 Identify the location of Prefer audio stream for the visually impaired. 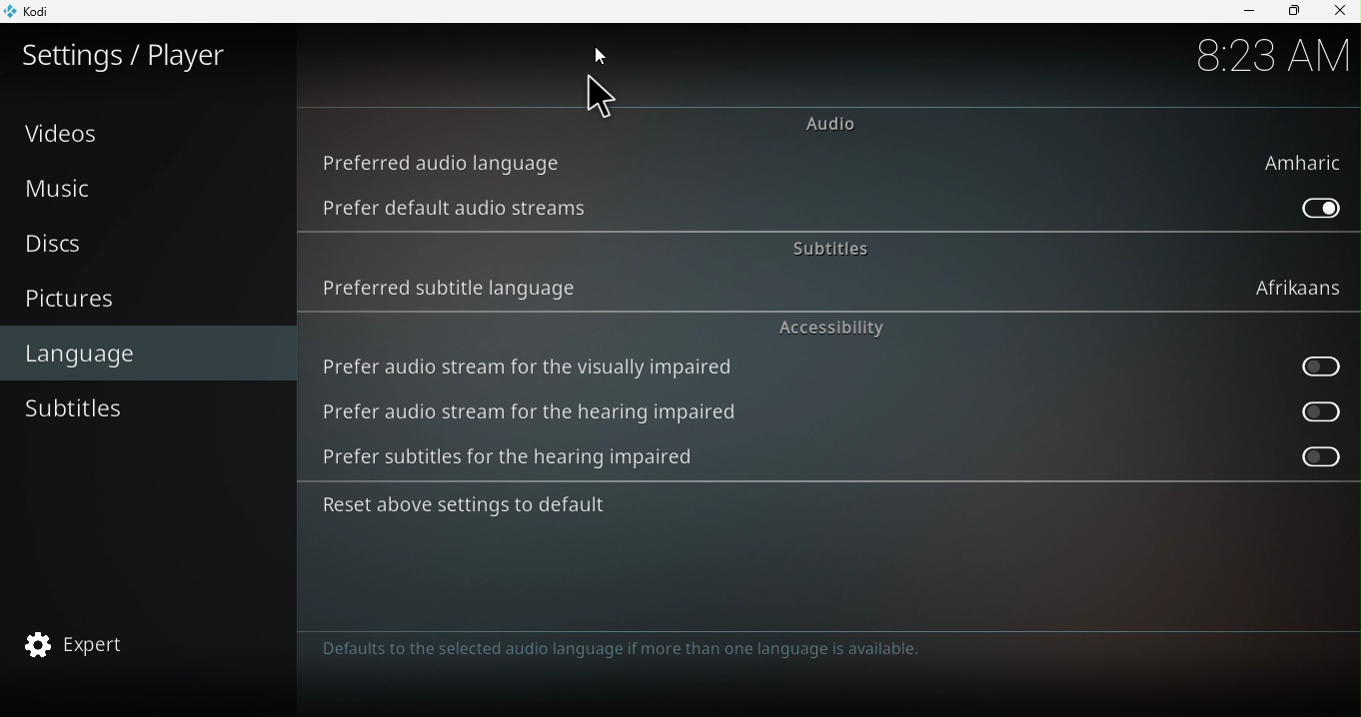
(533, 364).